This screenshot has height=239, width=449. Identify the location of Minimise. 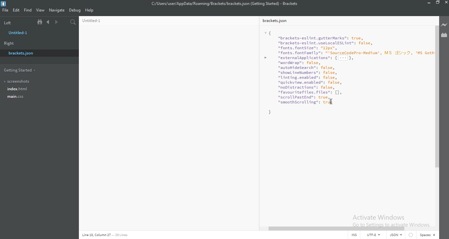
(428, 3).